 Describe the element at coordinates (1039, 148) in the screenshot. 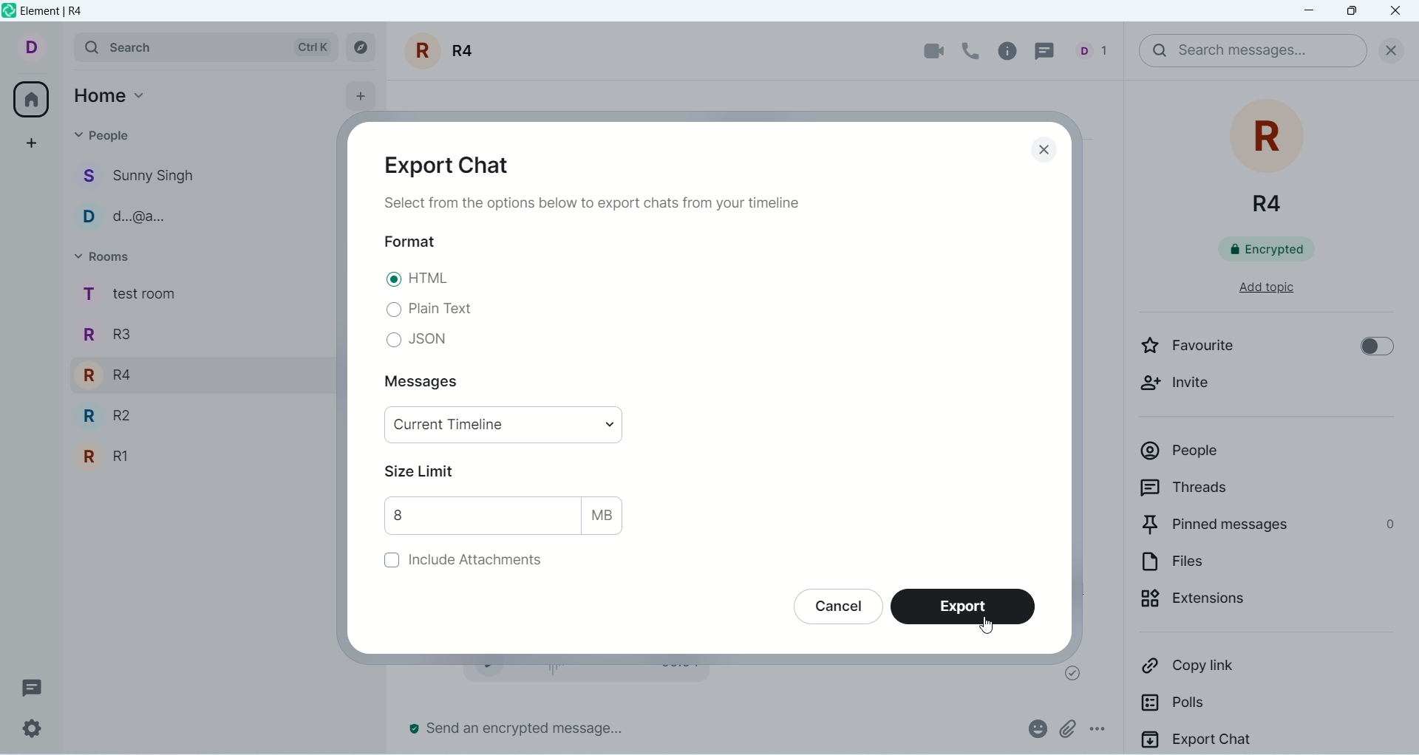

I see `close` at that location.